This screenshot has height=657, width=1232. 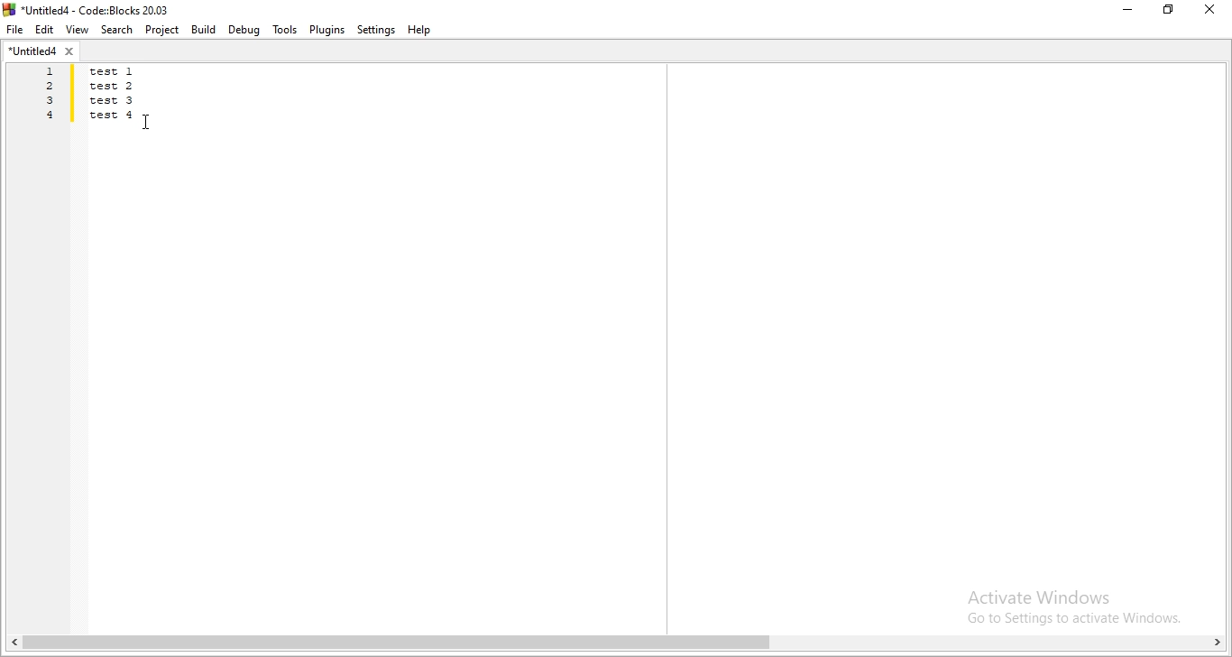 What do you see at coordinates (283, 29) in the screenshot?
I see `Tools ` at bounding box center [283, 29].